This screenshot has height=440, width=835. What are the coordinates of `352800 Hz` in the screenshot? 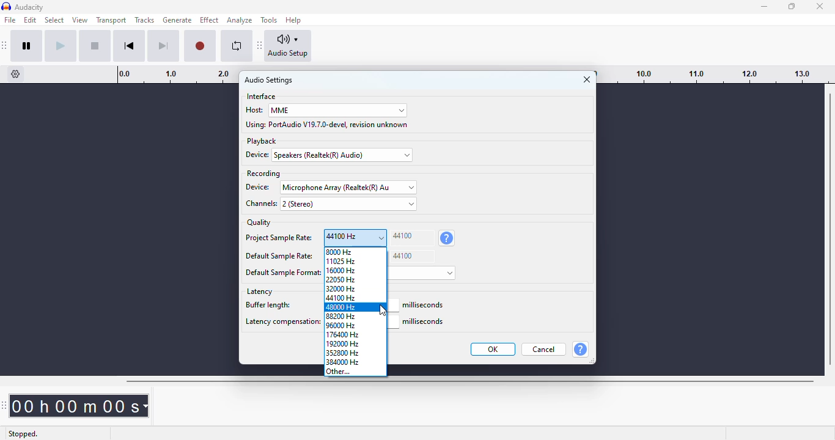 It's located at (356, 353).